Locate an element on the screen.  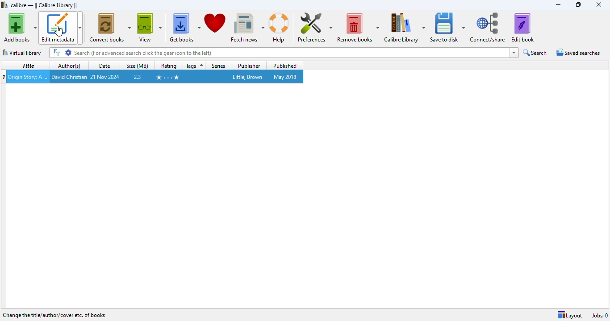
edit metadata is located at coordinates (61, 27).